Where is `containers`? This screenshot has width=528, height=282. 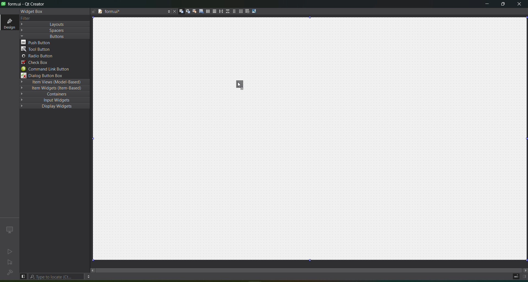
containers is located at coordinates (55, 95).